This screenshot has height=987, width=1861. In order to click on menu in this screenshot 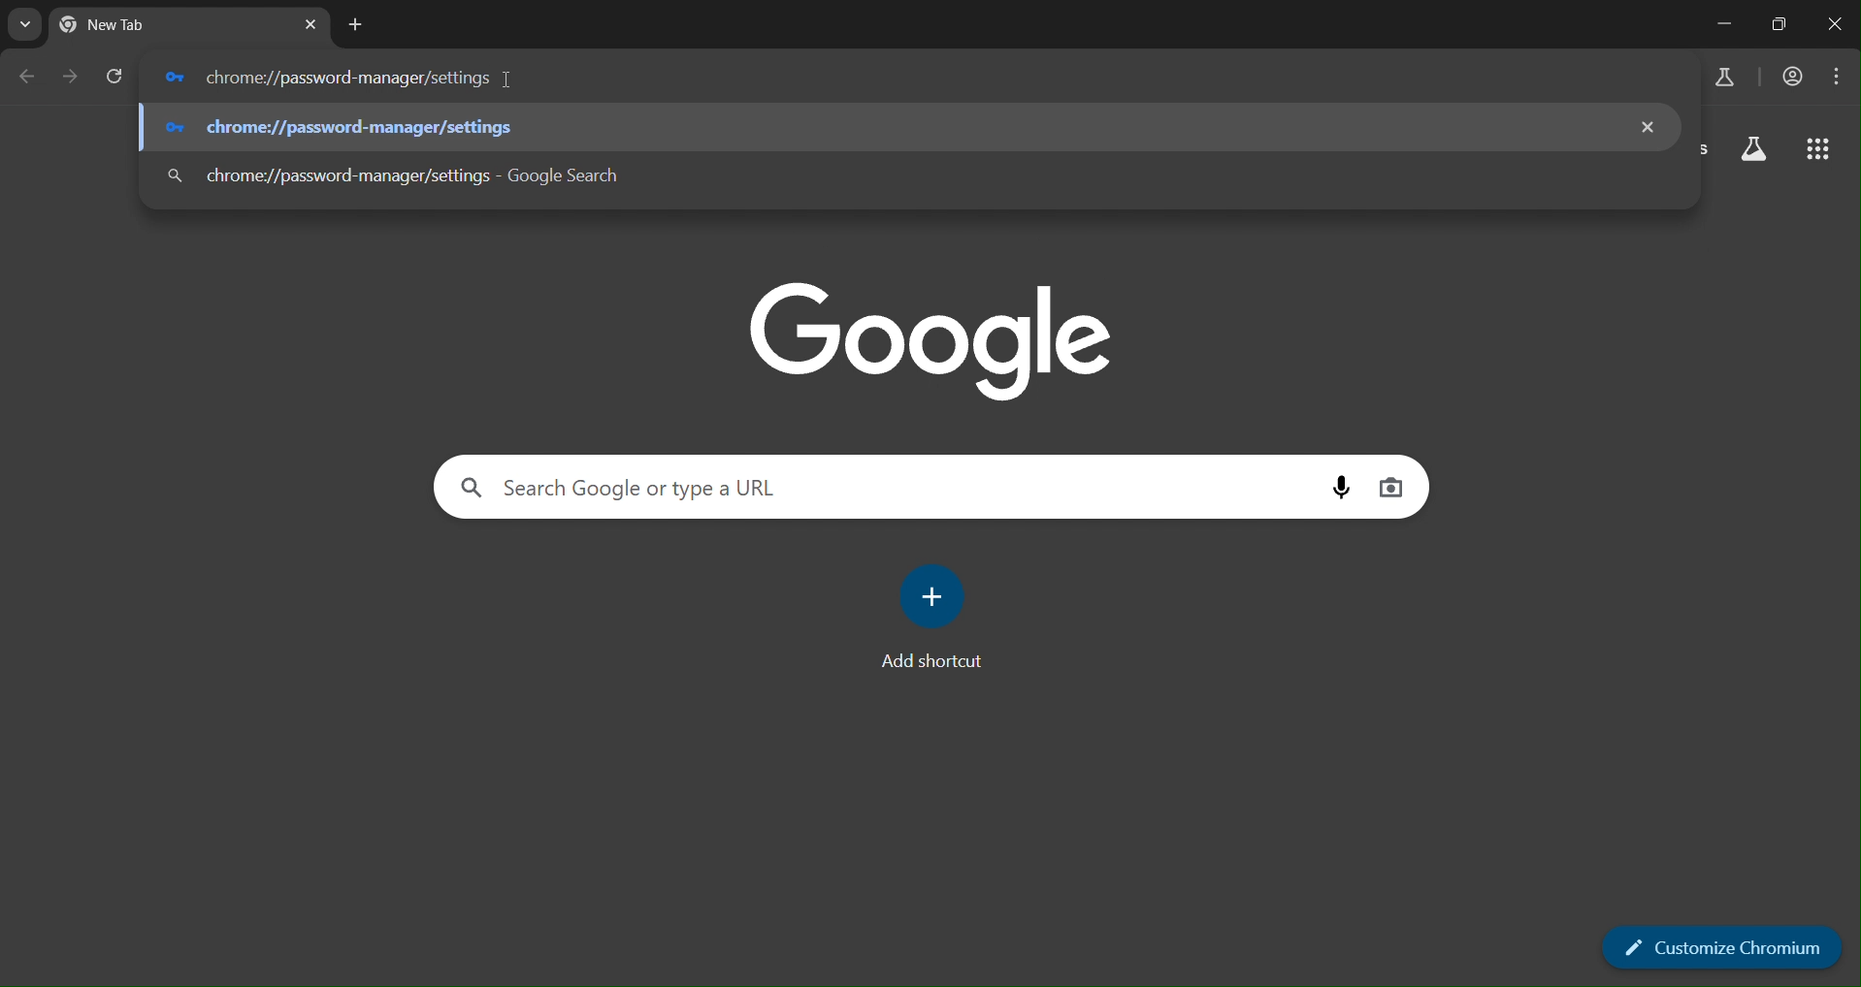, I will do `click(1837, 79)`.